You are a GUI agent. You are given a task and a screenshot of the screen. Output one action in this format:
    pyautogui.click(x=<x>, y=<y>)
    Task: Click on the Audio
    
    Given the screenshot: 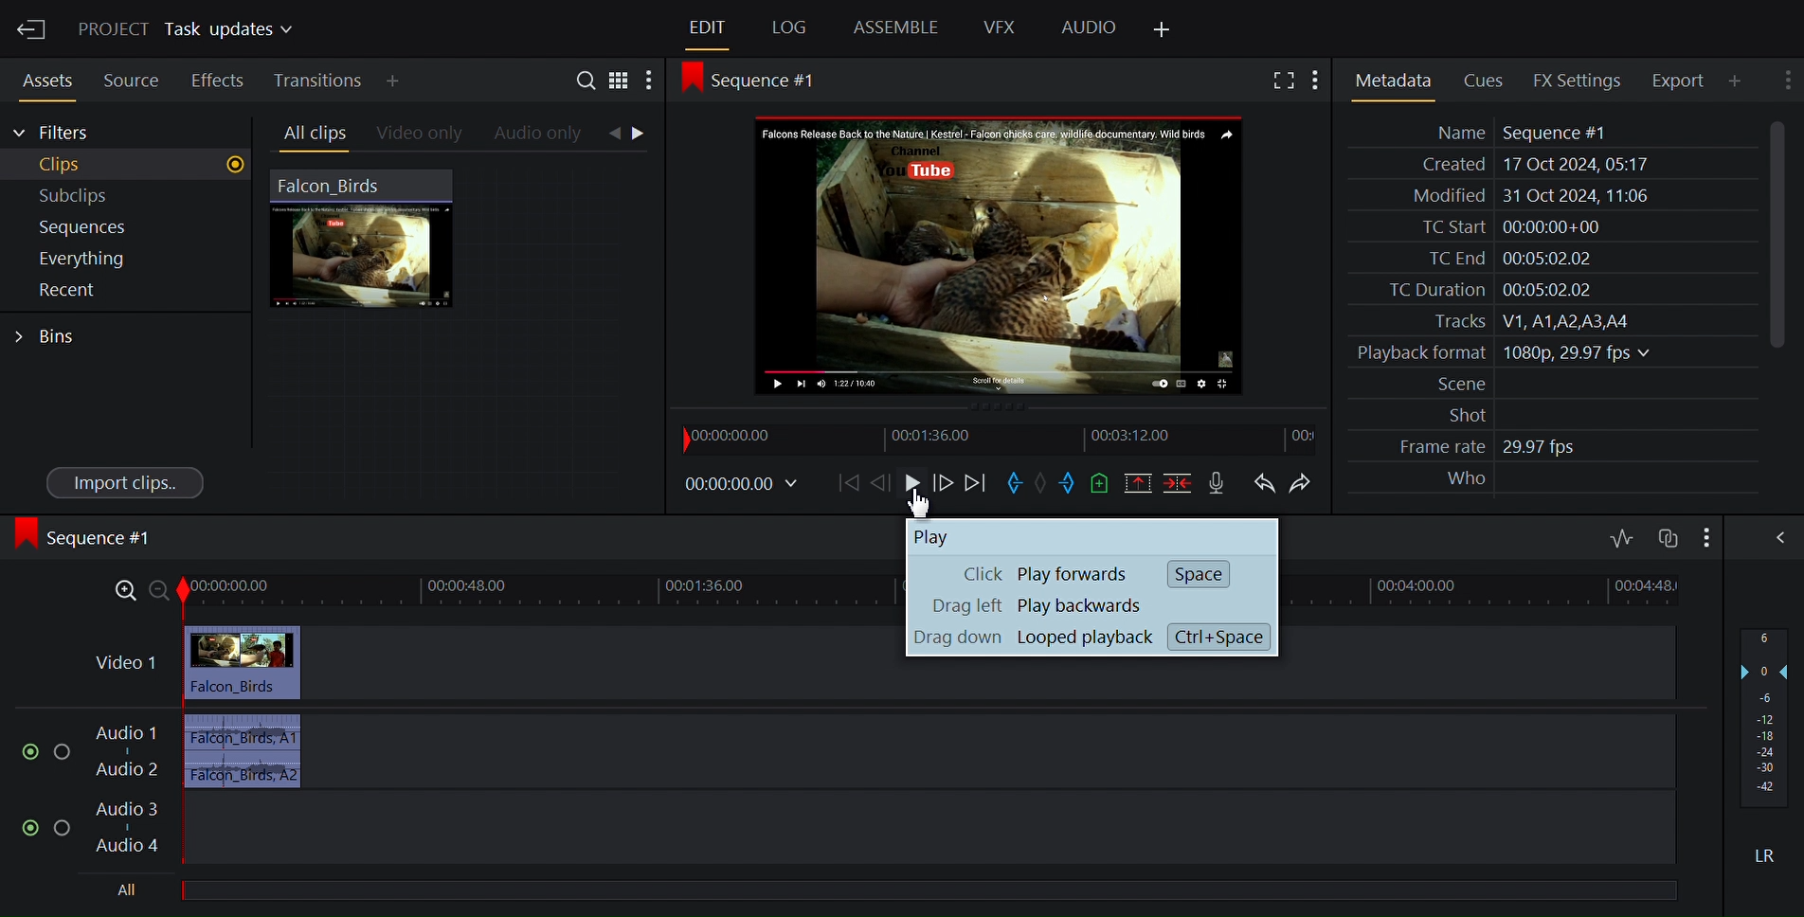 What is the action you would take?
    pyautogui.click(x=1088, y=29)
    